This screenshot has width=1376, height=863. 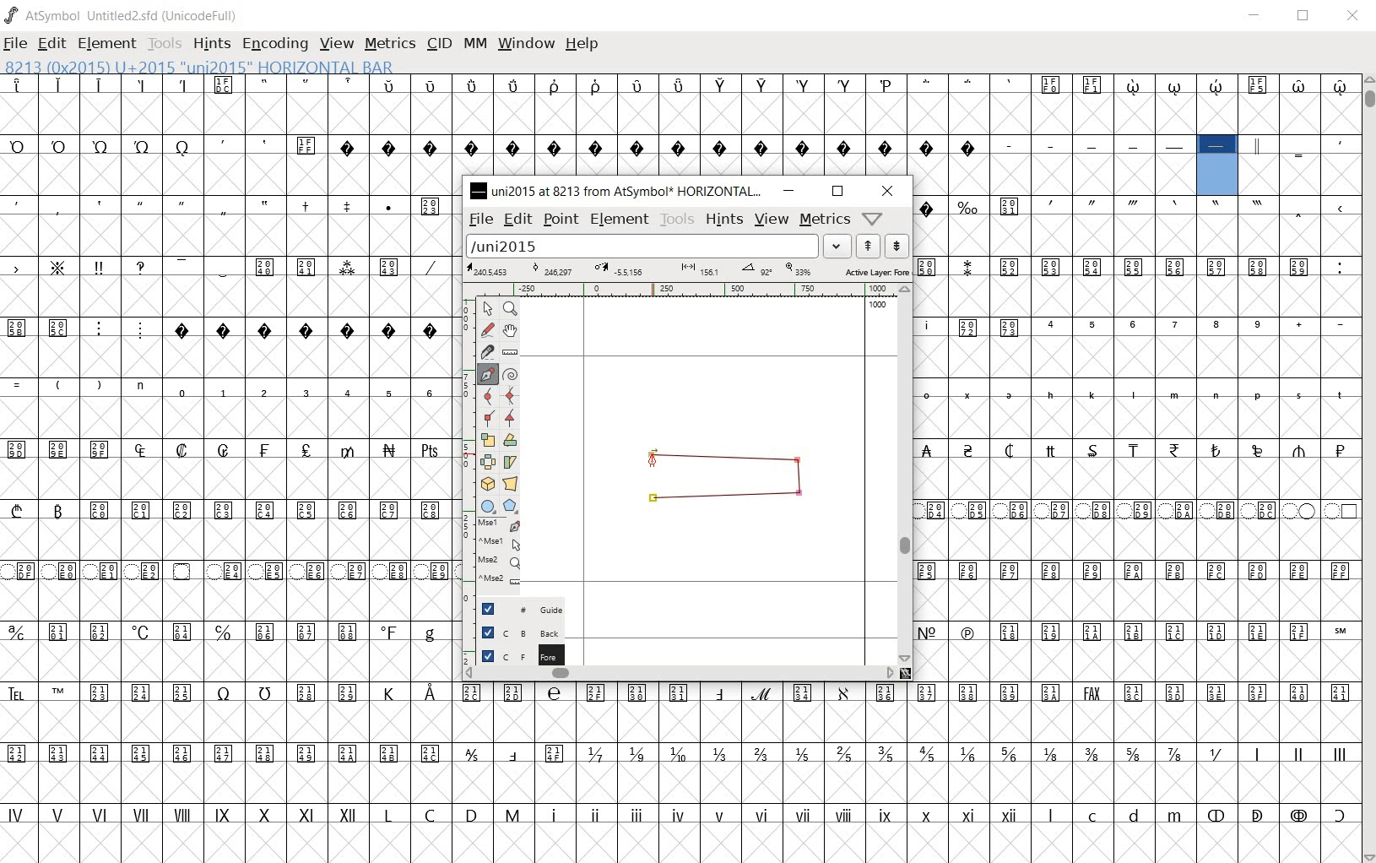 I want to click on restore down, so click(x=837, y=192).